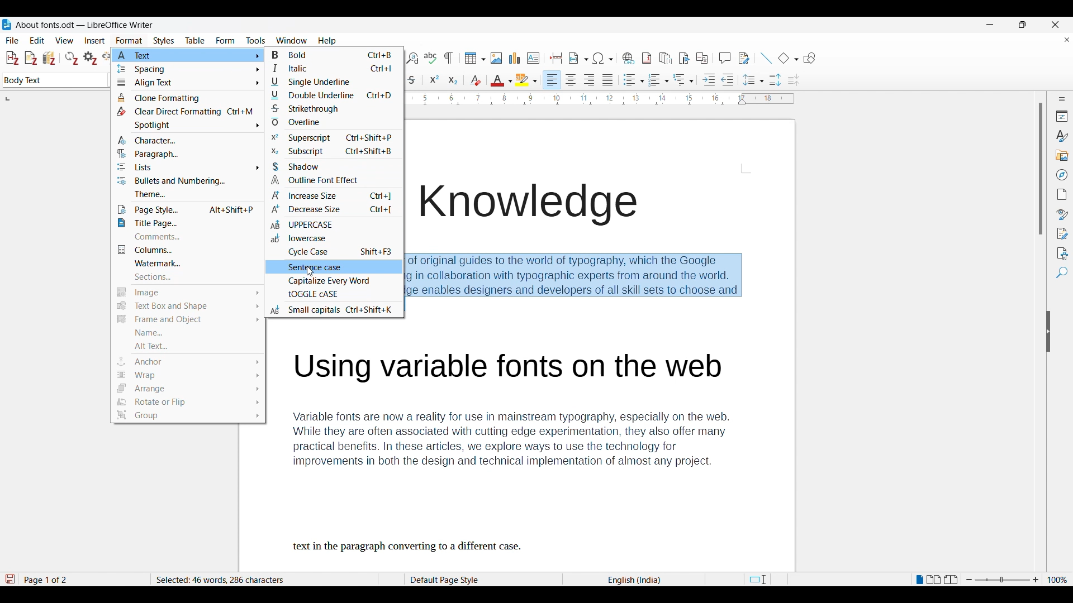 The width and height of the screenshot is (1073, 603). What do you see at coordinates (330, 56) in the screenshot?
I see `Bold` at bounding box center [330, 56].